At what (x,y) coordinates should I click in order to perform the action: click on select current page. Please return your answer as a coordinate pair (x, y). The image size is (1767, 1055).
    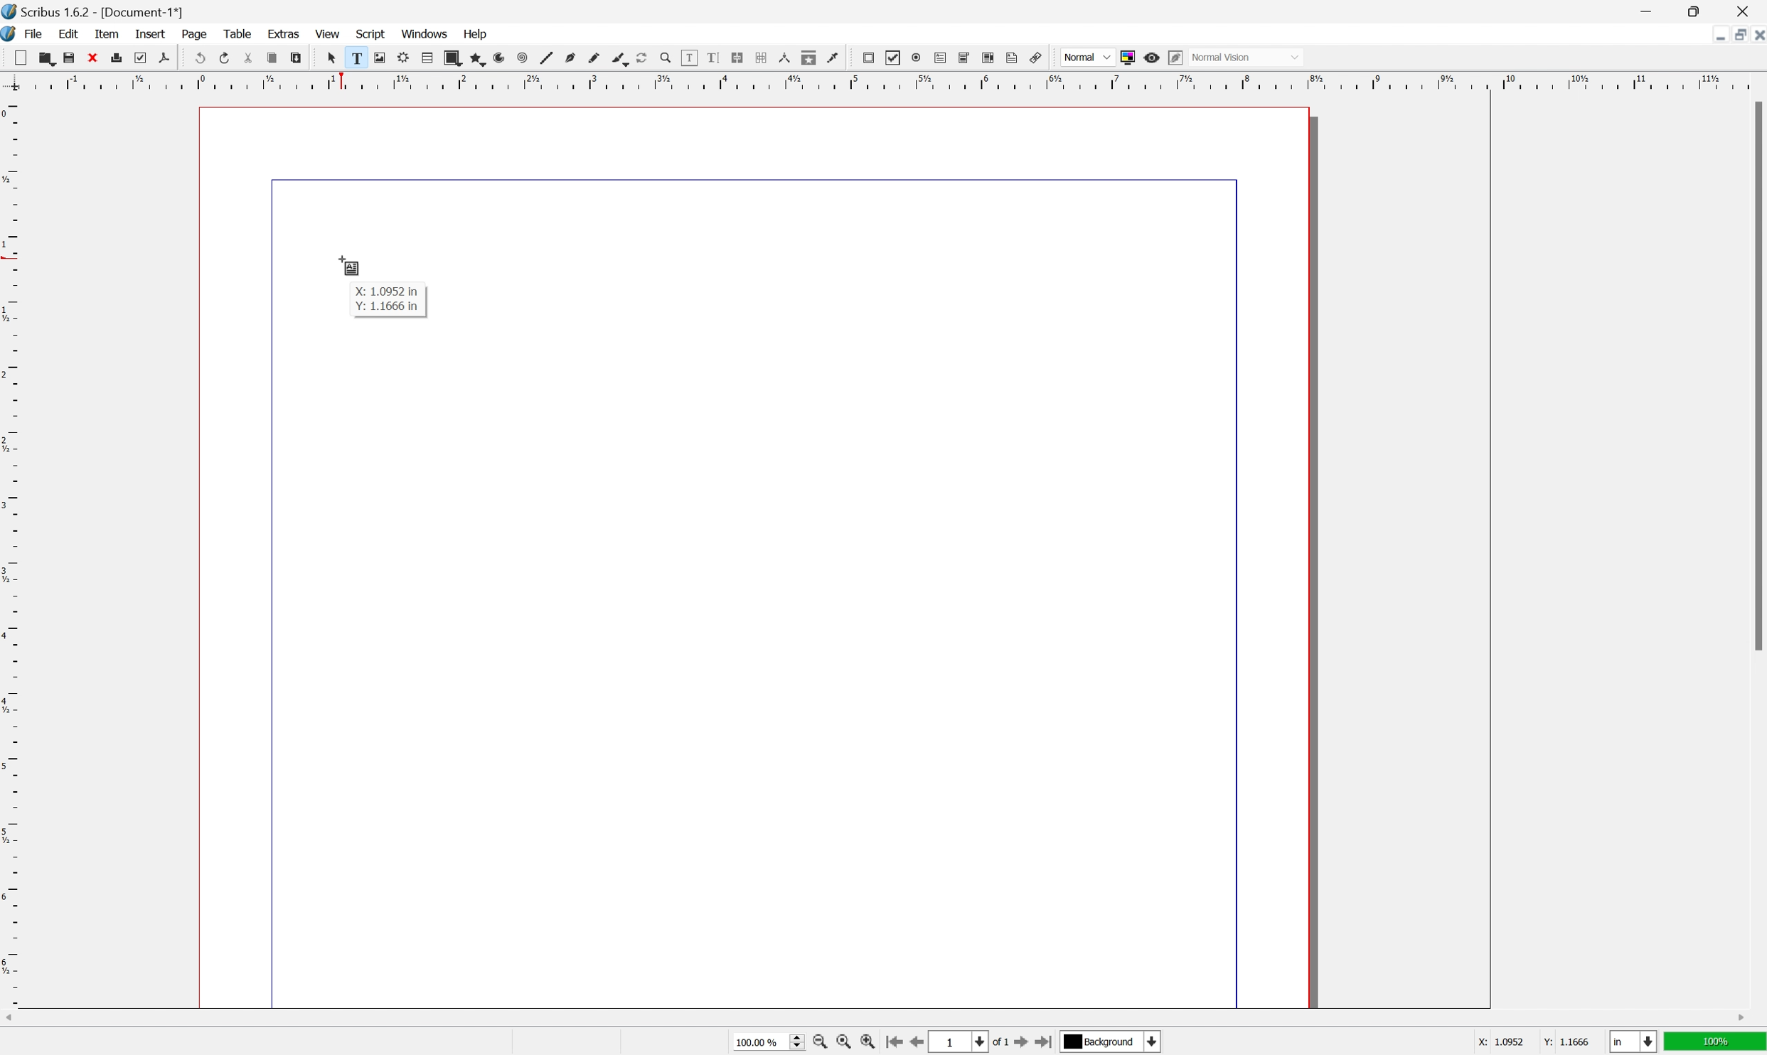
    Looking at the image, I should click on (972, 1043).